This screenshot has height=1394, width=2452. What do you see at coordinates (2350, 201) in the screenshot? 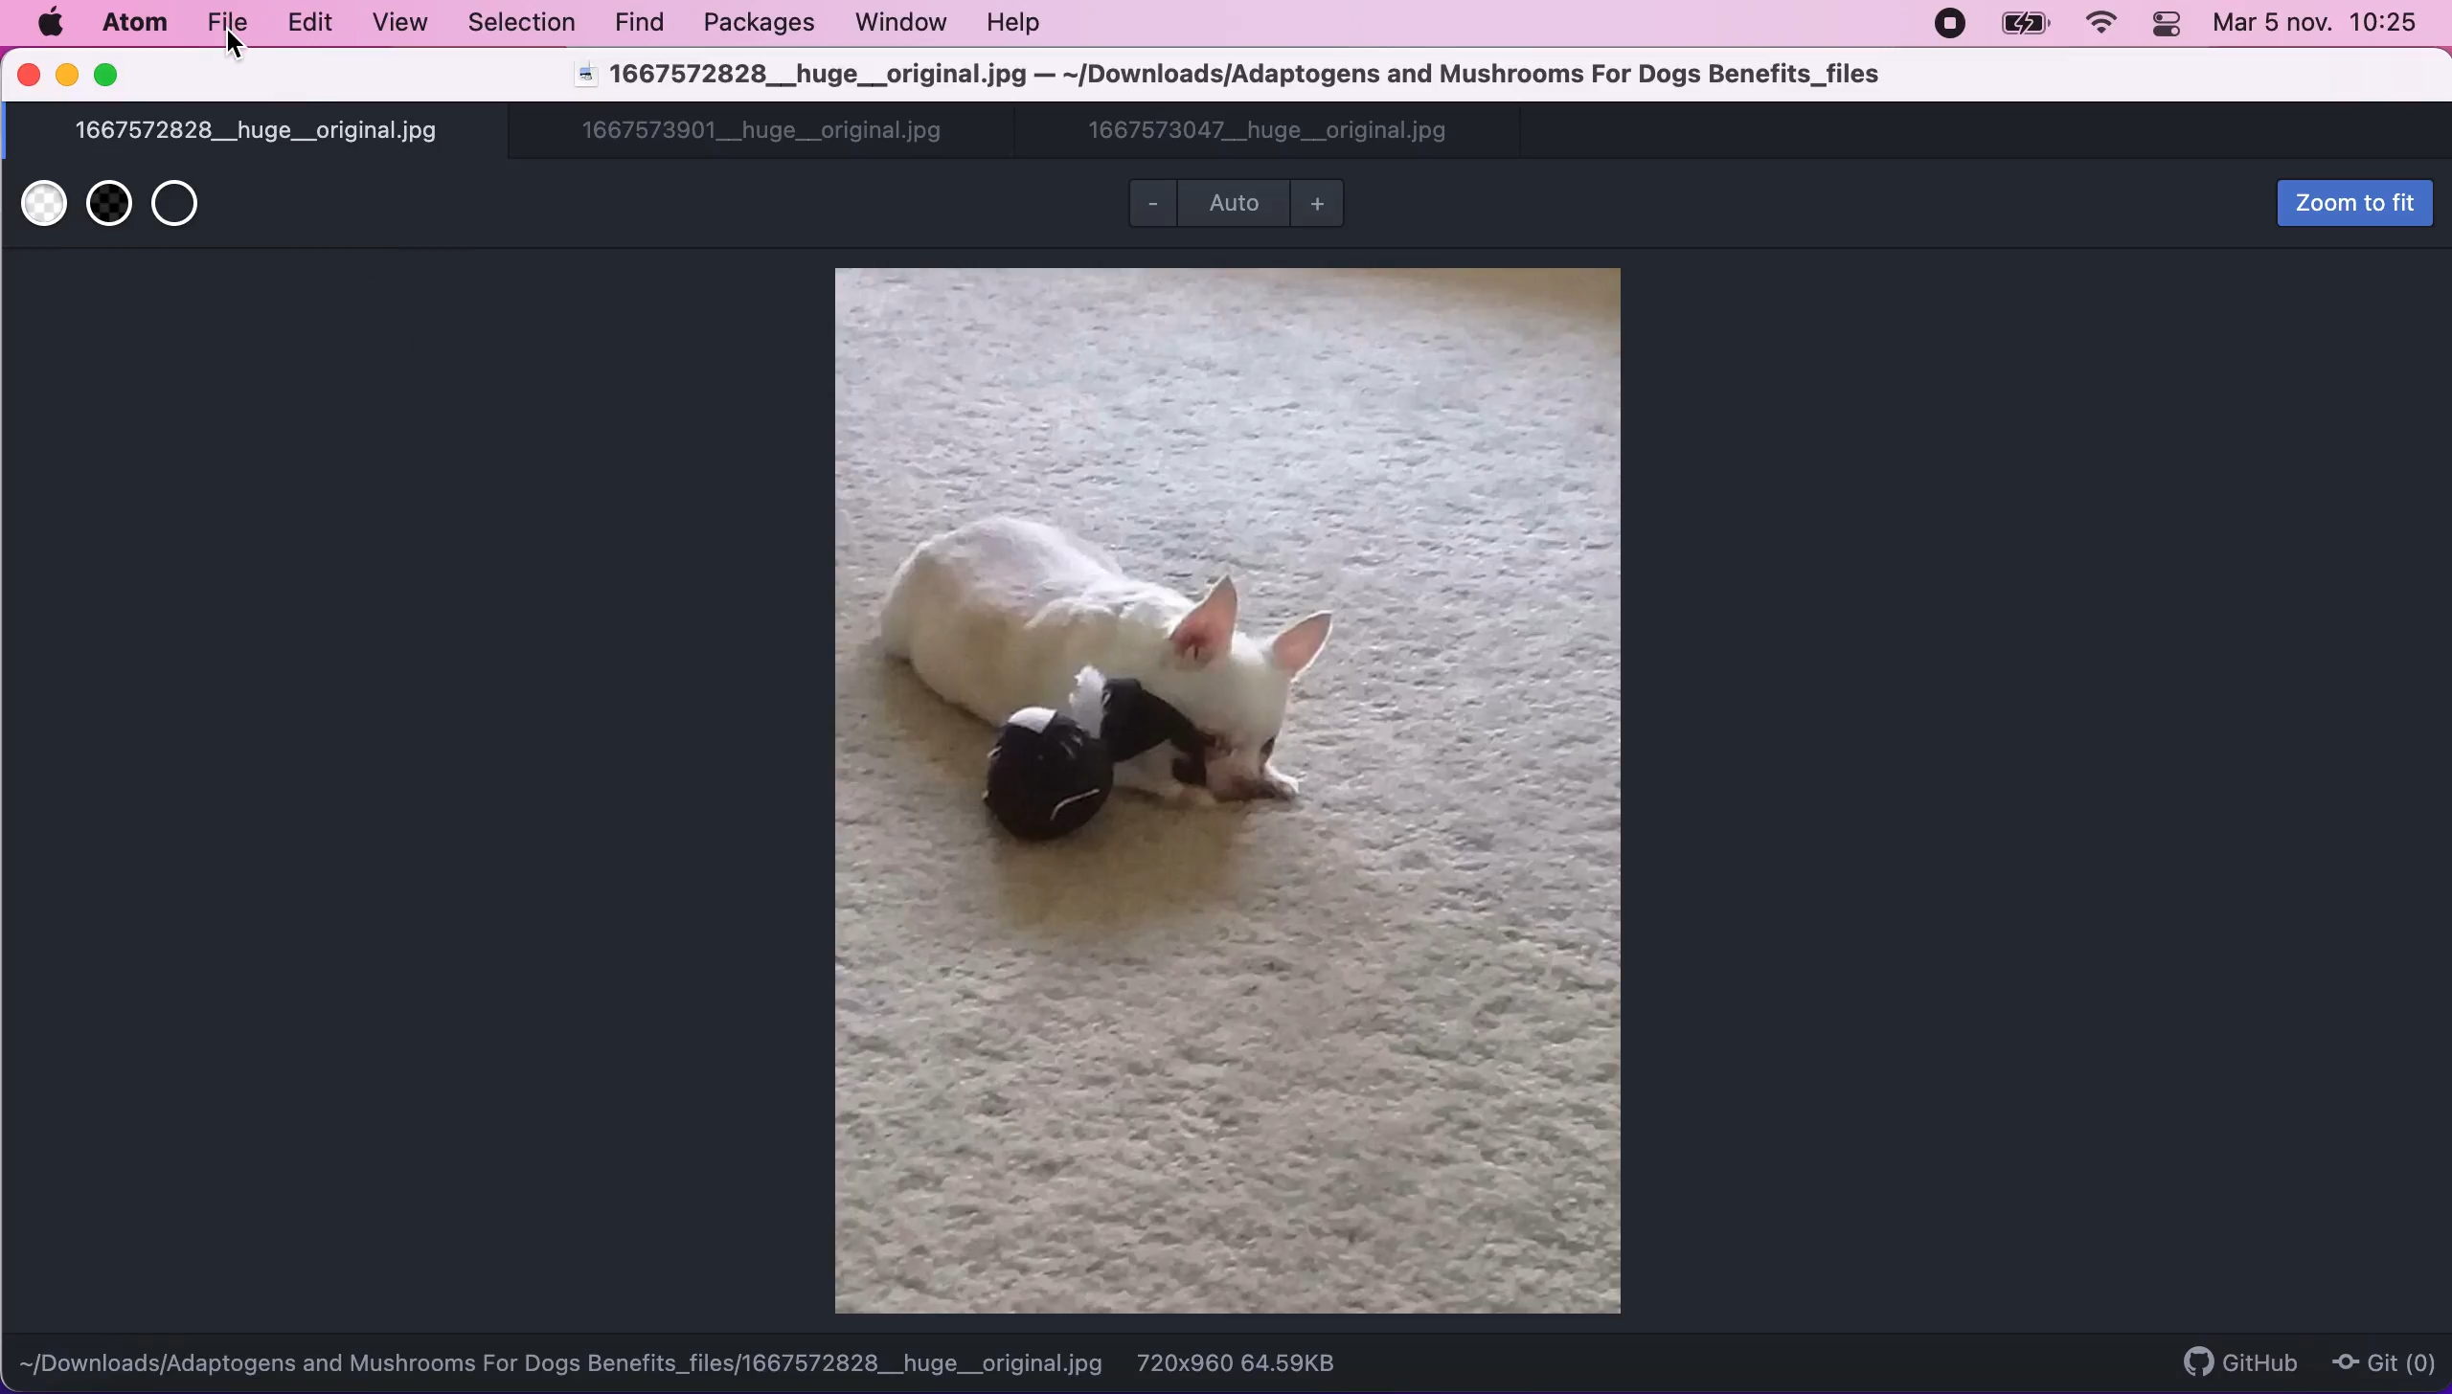
I see `zoom to fit` at bounding box center [2350, 201].